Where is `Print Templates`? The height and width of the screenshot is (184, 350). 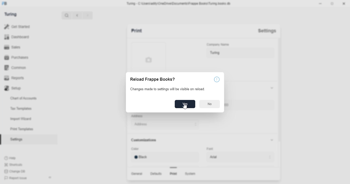
Print Templates is located at coordinates (27, 129).